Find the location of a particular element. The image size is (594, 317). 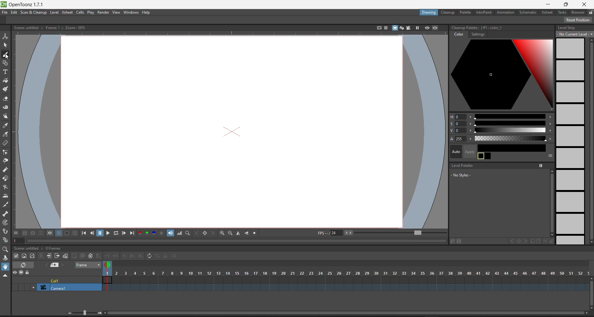

random is located at coordinates (175, 256).